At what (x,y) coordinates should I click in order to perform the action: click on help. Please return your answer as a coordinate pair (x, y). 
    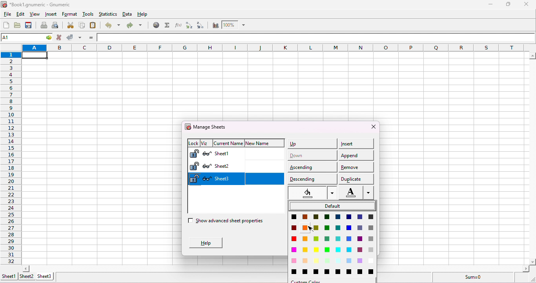
    Looking at the image, I should click on (143, 13).